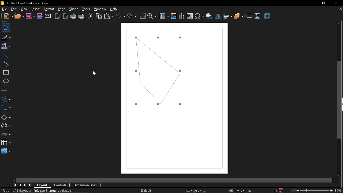  Describe the element at coordinates (74, 16) in the screenshot. I see `print directly` at that location.